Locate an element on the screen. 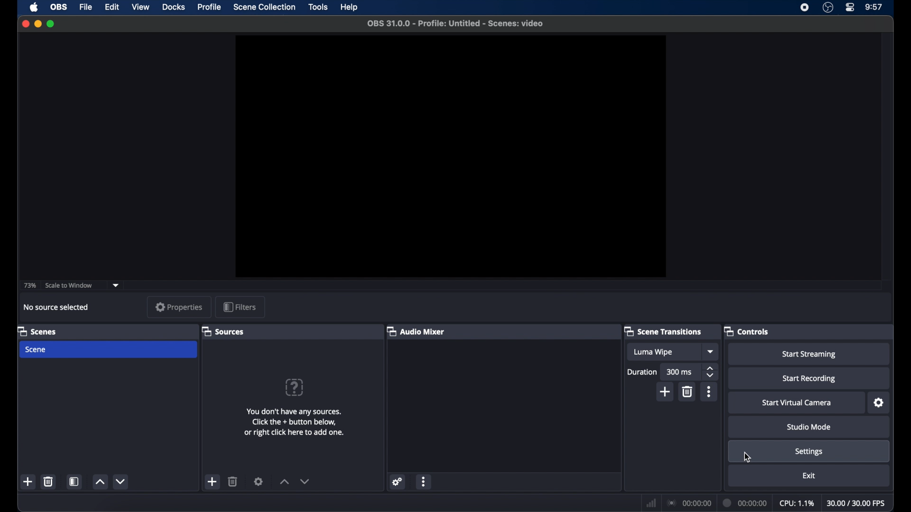 This screenshot has height=512, width=911. scenes is located at coordinates (37, 331).